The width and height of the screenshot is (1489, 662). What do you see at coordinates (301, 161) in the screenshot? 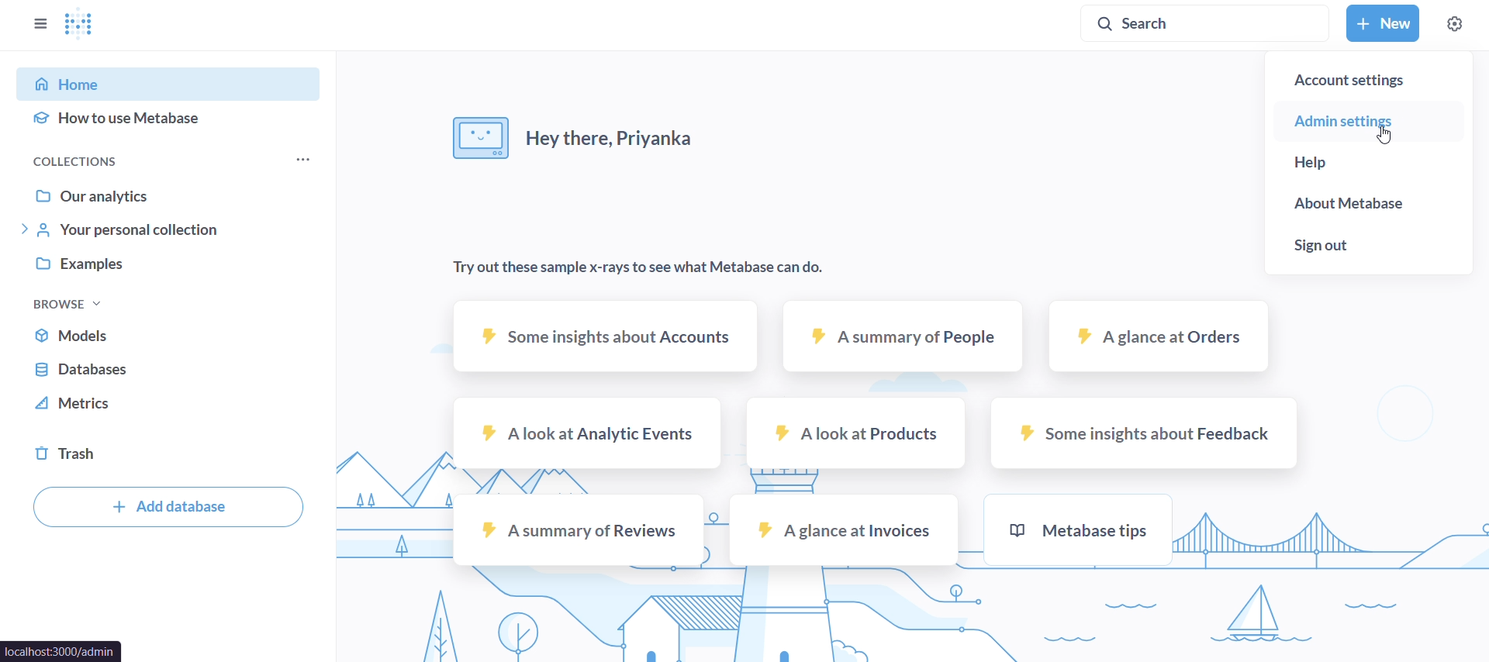
I see `more` at bounding box center [301, 161].